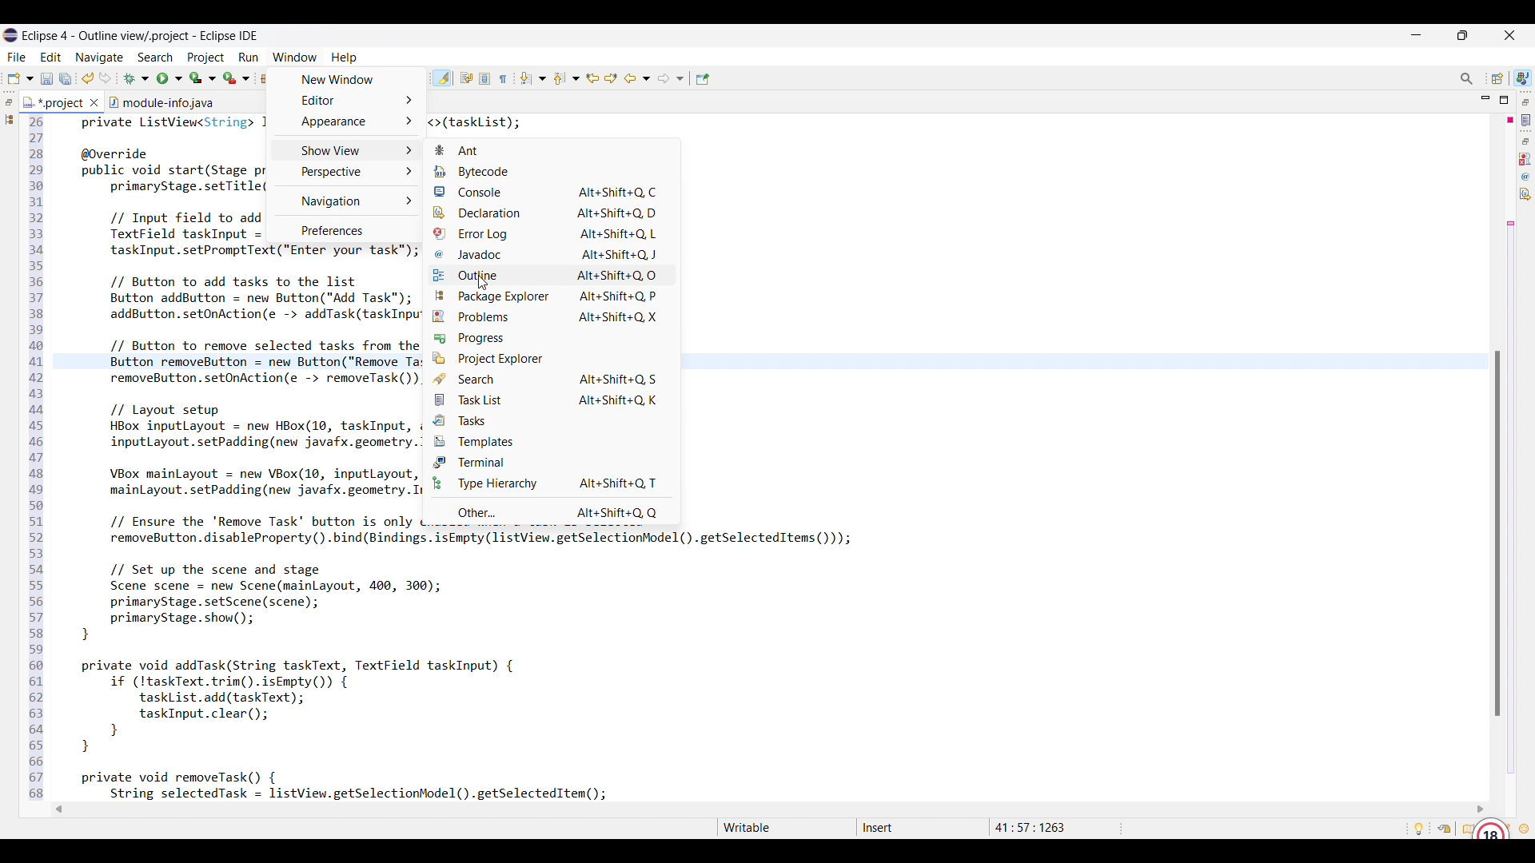 The height and width of the screenshot is (863, 1535). What do you see at coordinates (106, 78) in the screenshot?
I see `Redo` at bounding box center [106, 78].